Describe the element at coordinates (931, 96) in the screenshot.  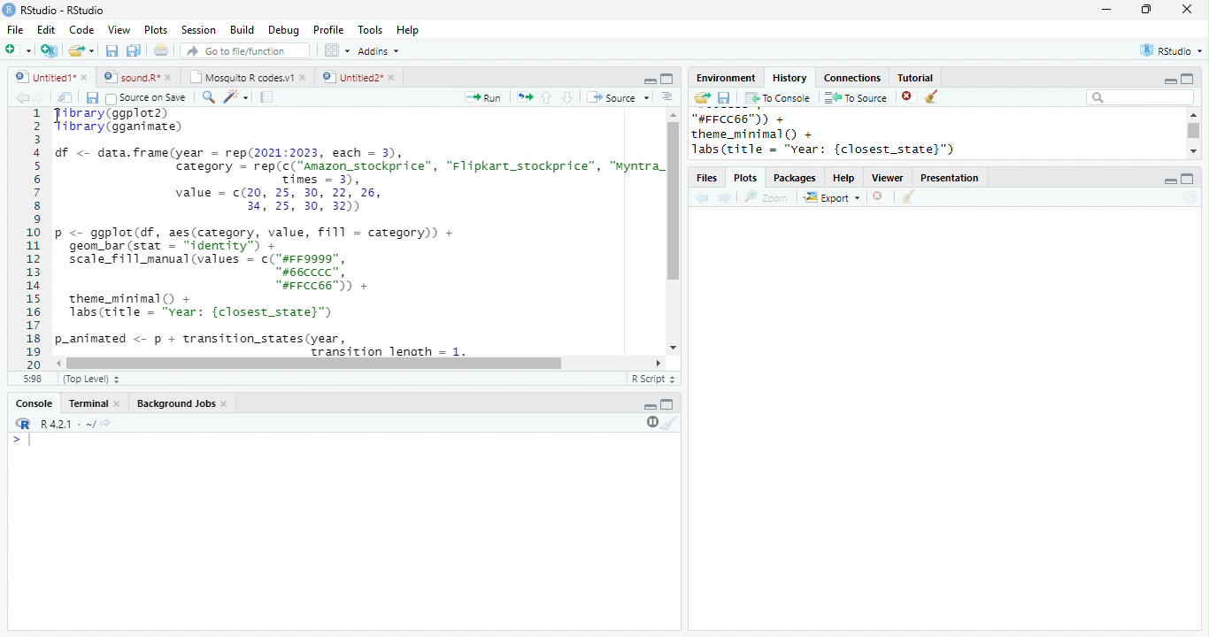
I see `clear` at that location.